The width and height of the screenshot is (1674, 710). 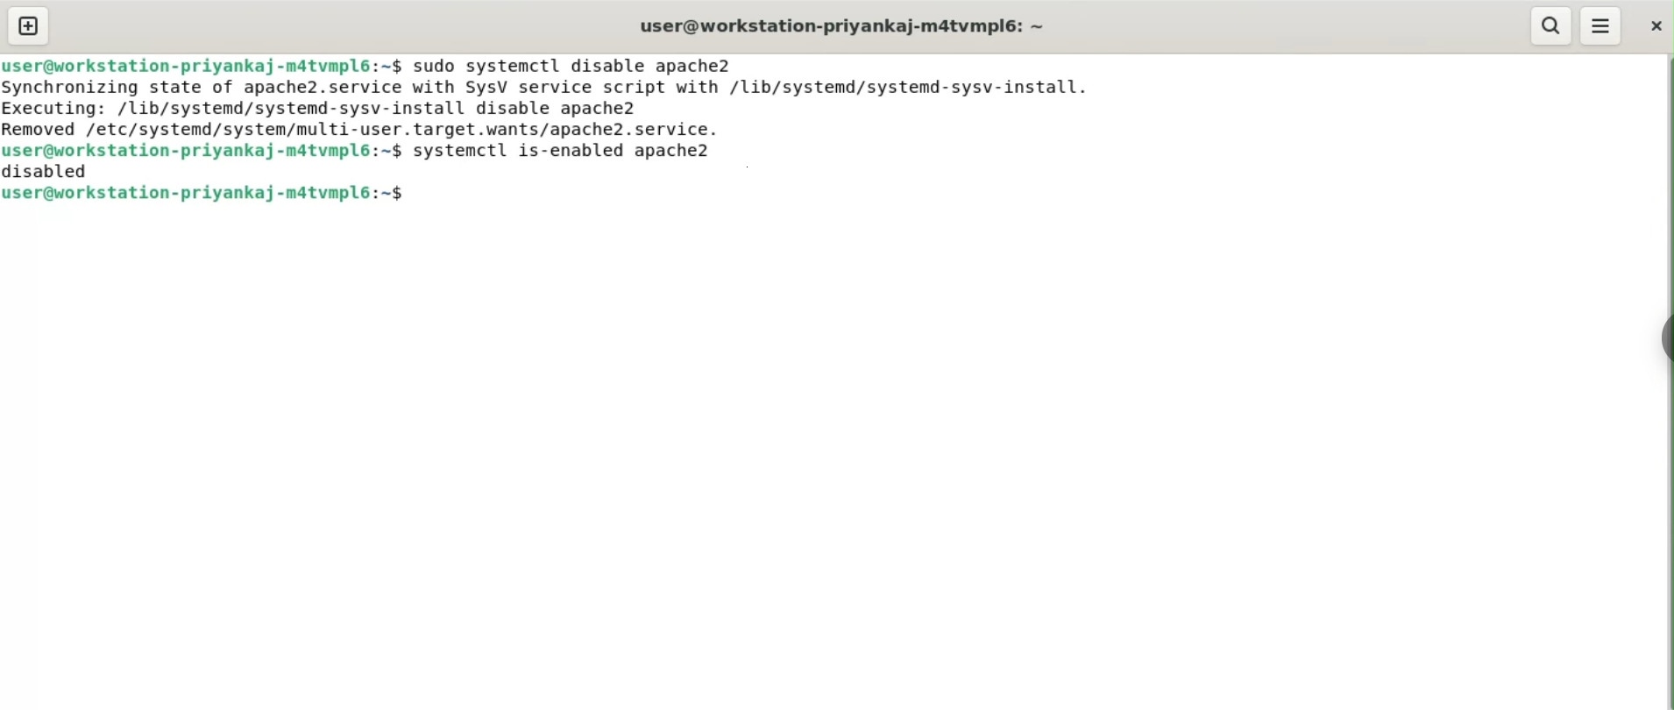 What do you see at coordinates (59, 170) in the screenshot?
I see `disabled` at bounding box center [59, 170].